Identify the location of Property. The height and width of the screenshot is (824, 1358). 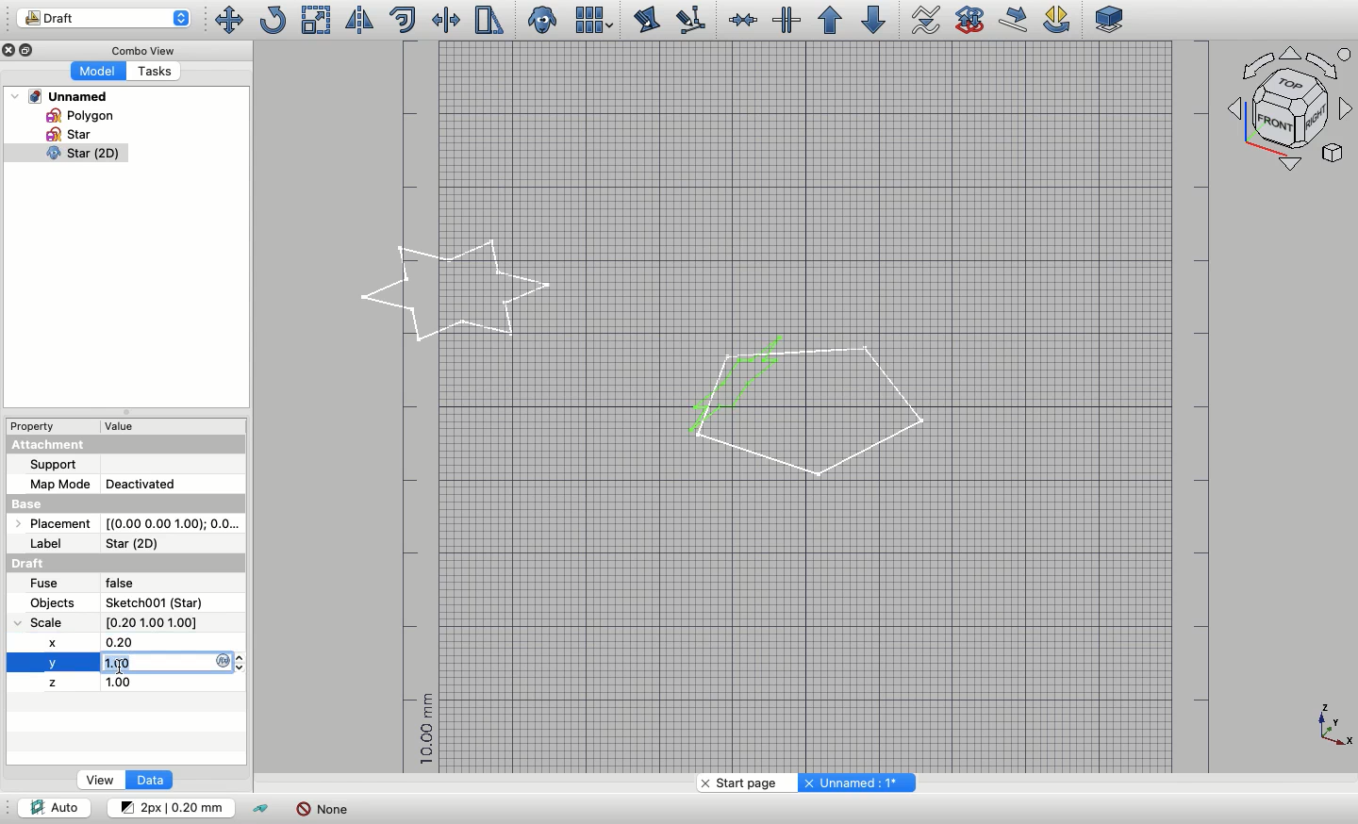
(33, 426).